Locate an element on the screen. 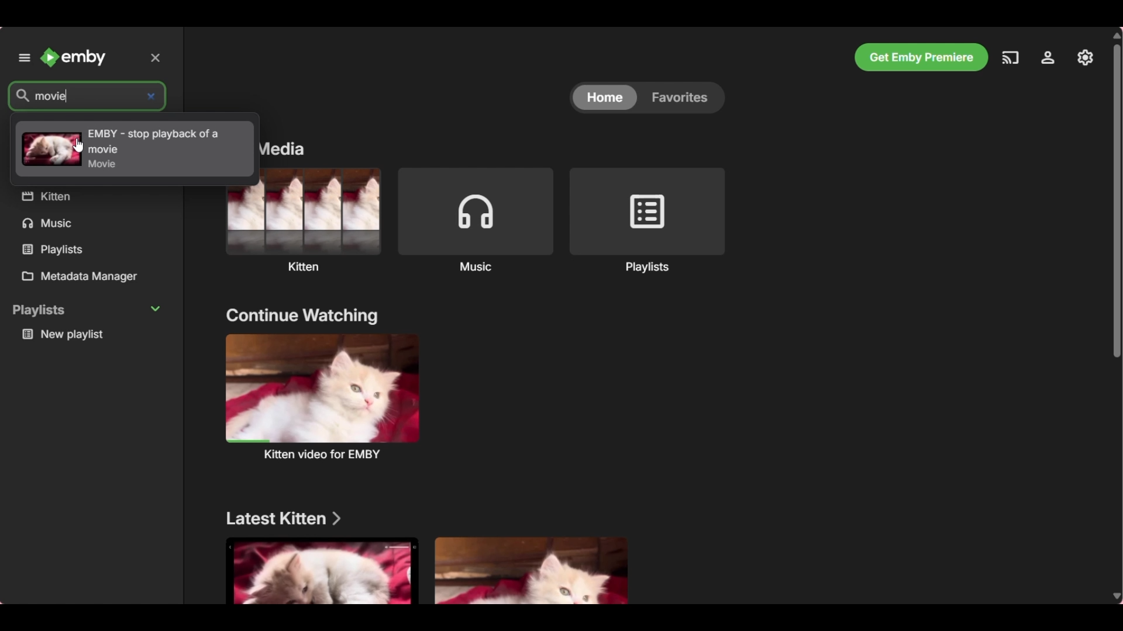 This screenshot has width=1123, height=631. music is located at coordinates (89, 224).